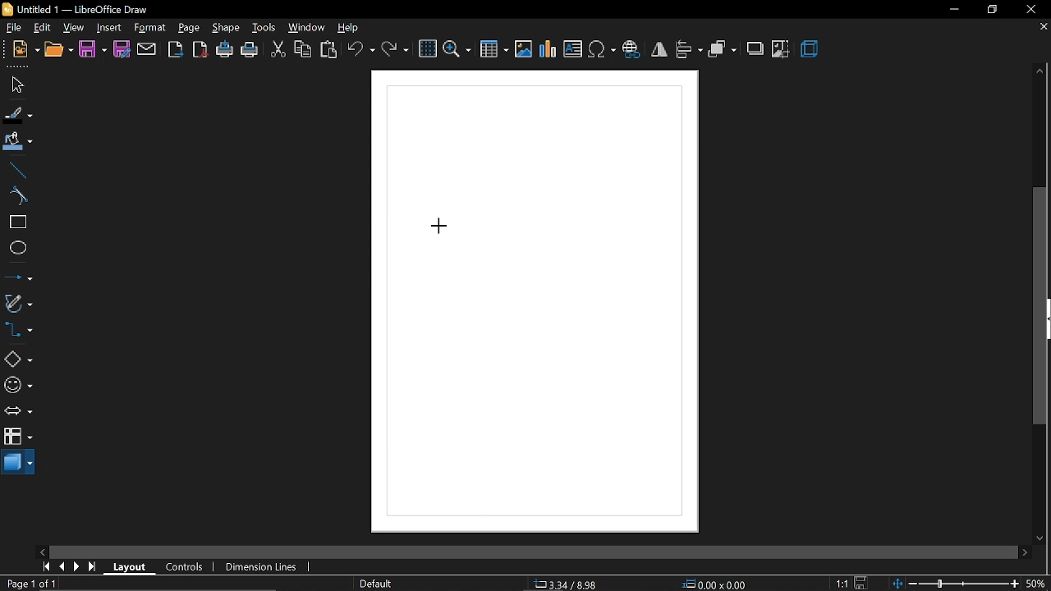 This screenshot has width=1051, height=591. Describe the element at coordinates (32, 584) in the screenshot. I see `current page` at that location.